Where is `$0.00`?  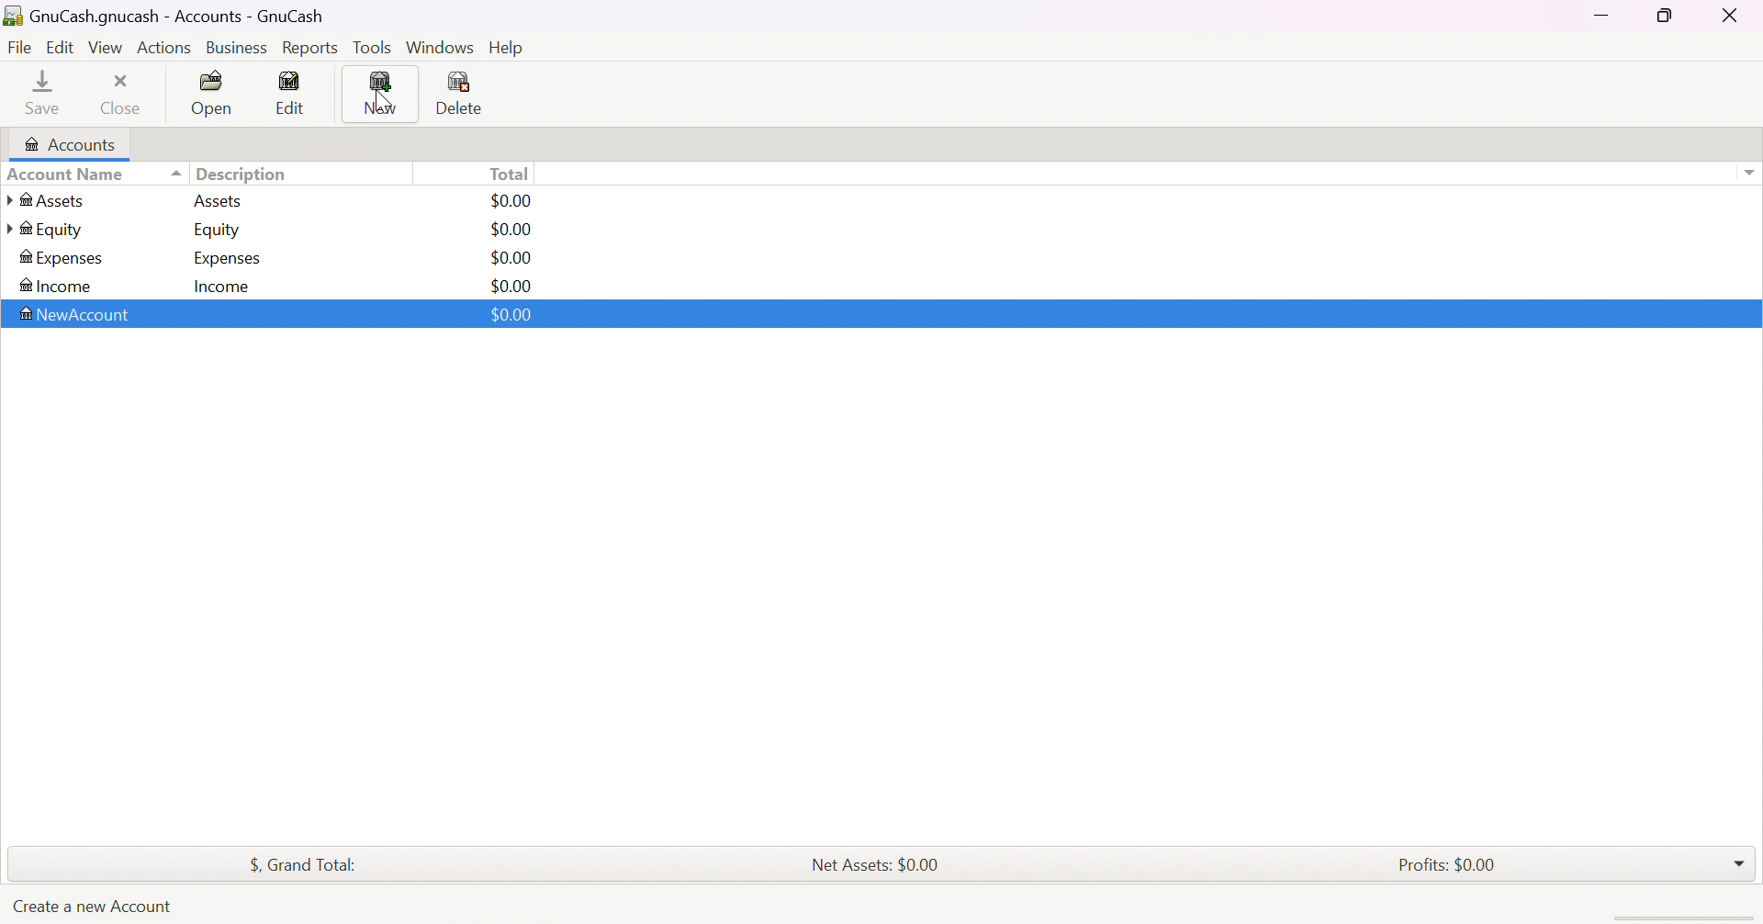 $0.00 is located at coordinates (508, 287).